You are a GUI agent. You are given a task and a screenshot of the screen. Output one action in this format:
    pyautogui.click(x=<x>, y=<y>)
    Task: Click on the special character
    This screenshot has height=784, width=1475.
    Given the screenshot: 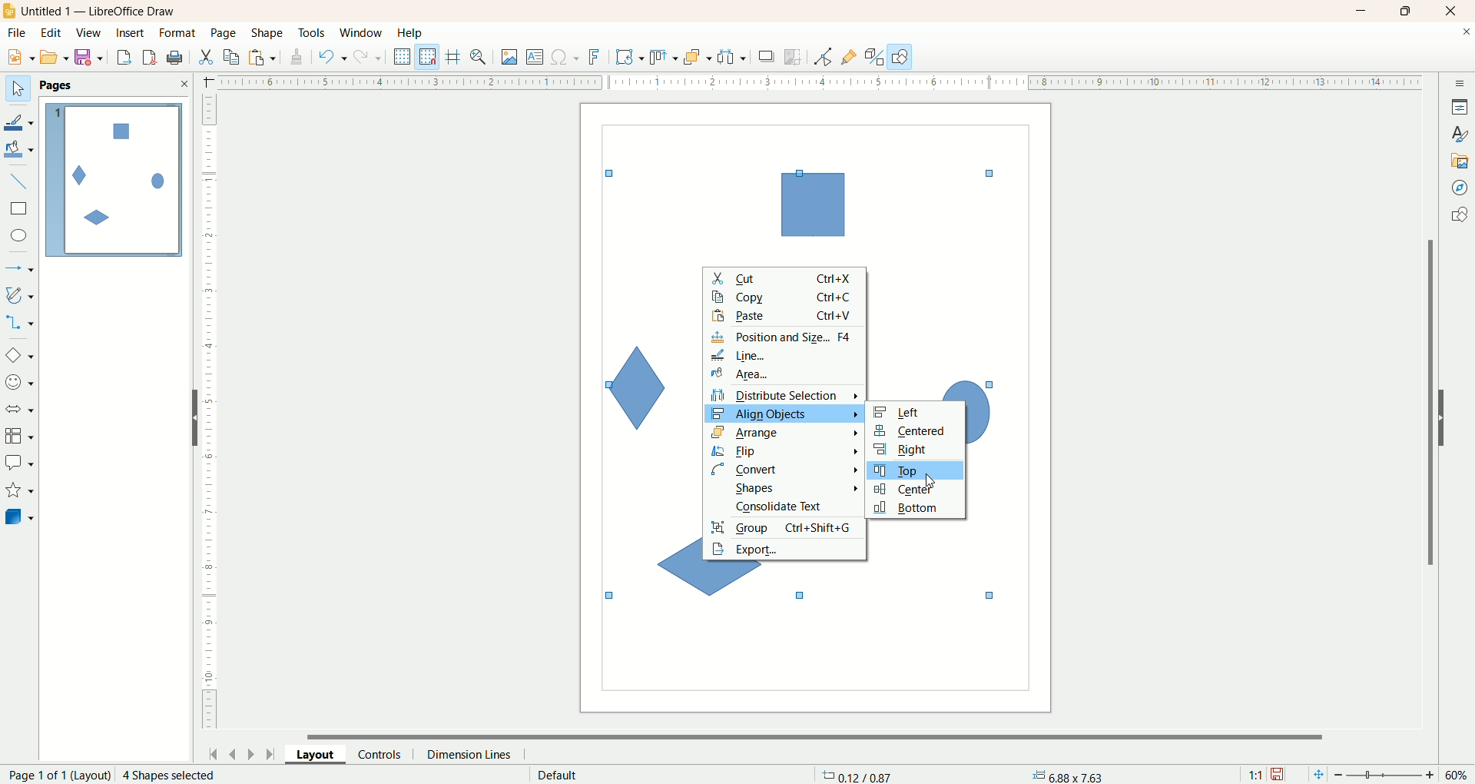 What is the action you would take?
    pyautogui.click(x=566, y=58)
    